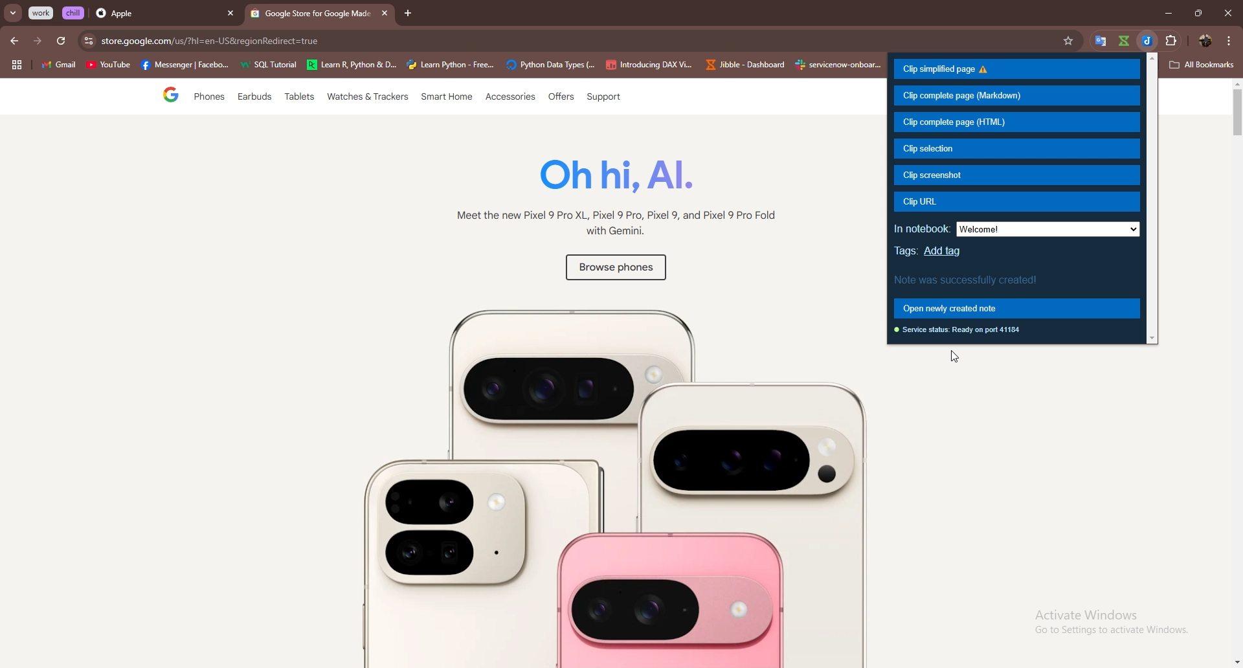  I want to click on clip simplified page, so click(1016, 70).